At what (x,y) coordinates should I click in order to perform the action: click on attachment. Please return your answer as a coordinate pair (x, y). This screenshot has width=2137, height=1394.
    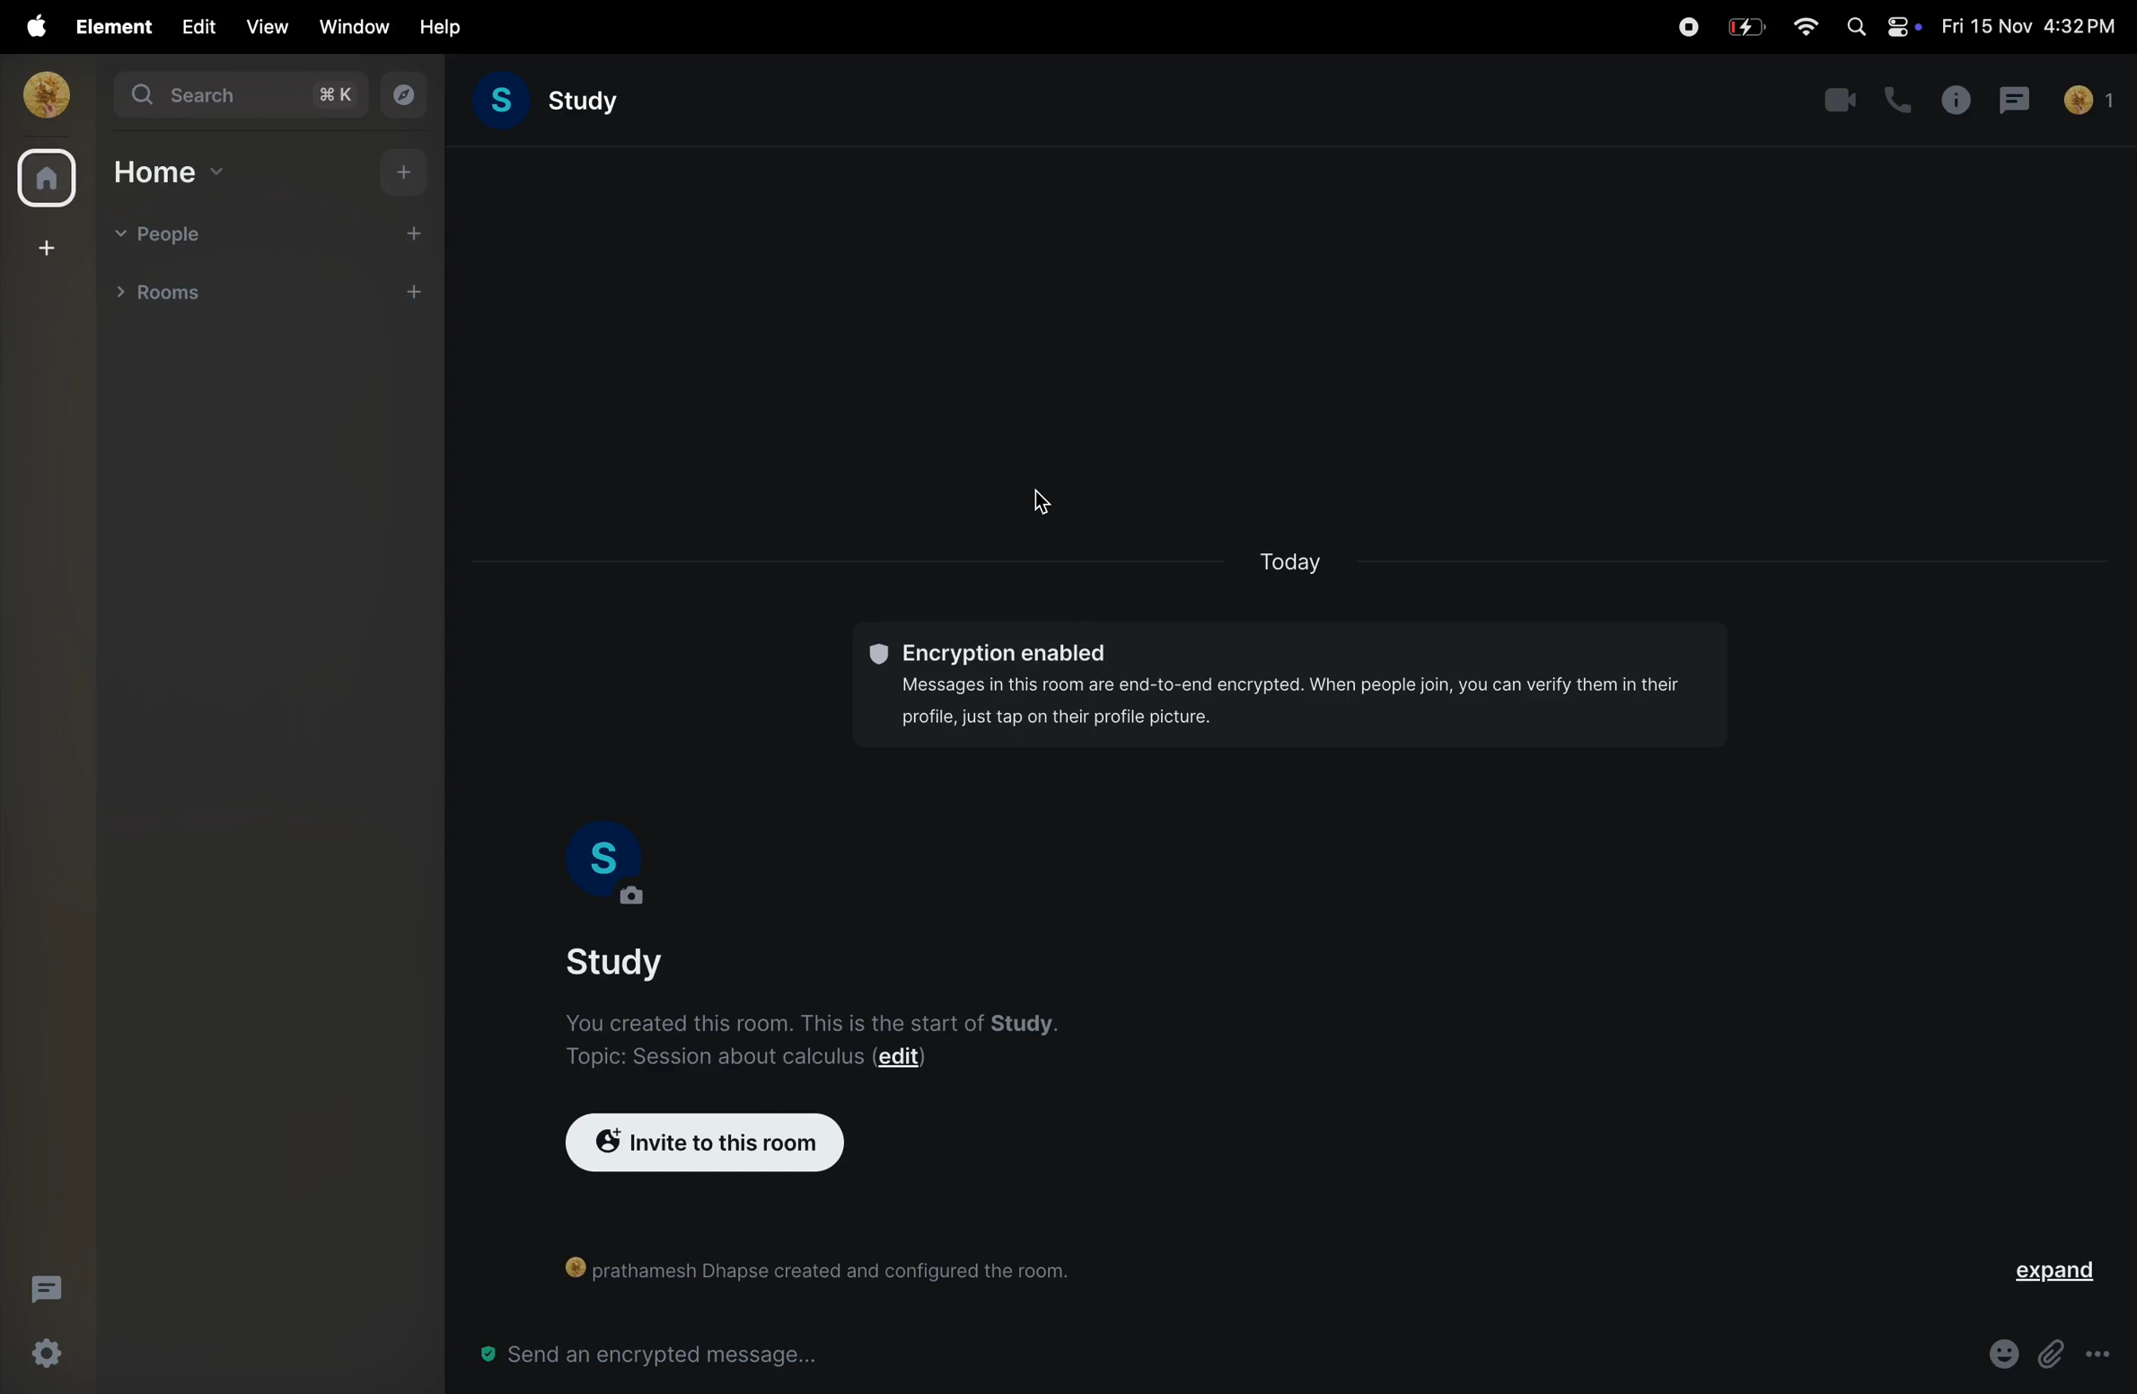
    Looking at the image, I should click on (2052, 1348).